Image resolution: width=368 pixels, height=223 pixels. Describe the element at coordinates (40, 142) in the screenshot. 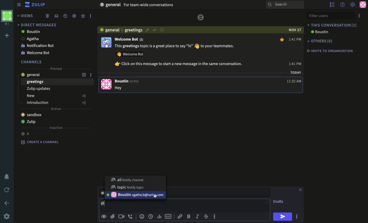

I see `create a channel` at that location.